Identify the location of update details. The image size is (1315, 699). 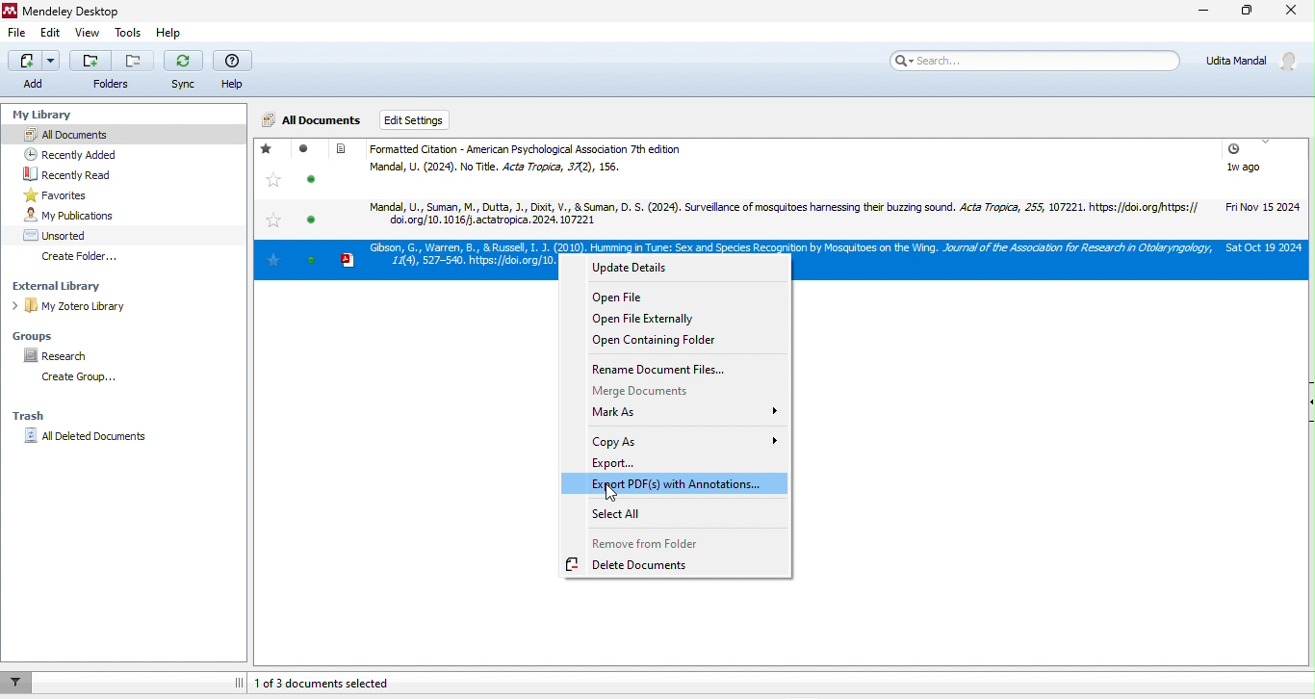
(652, 268).